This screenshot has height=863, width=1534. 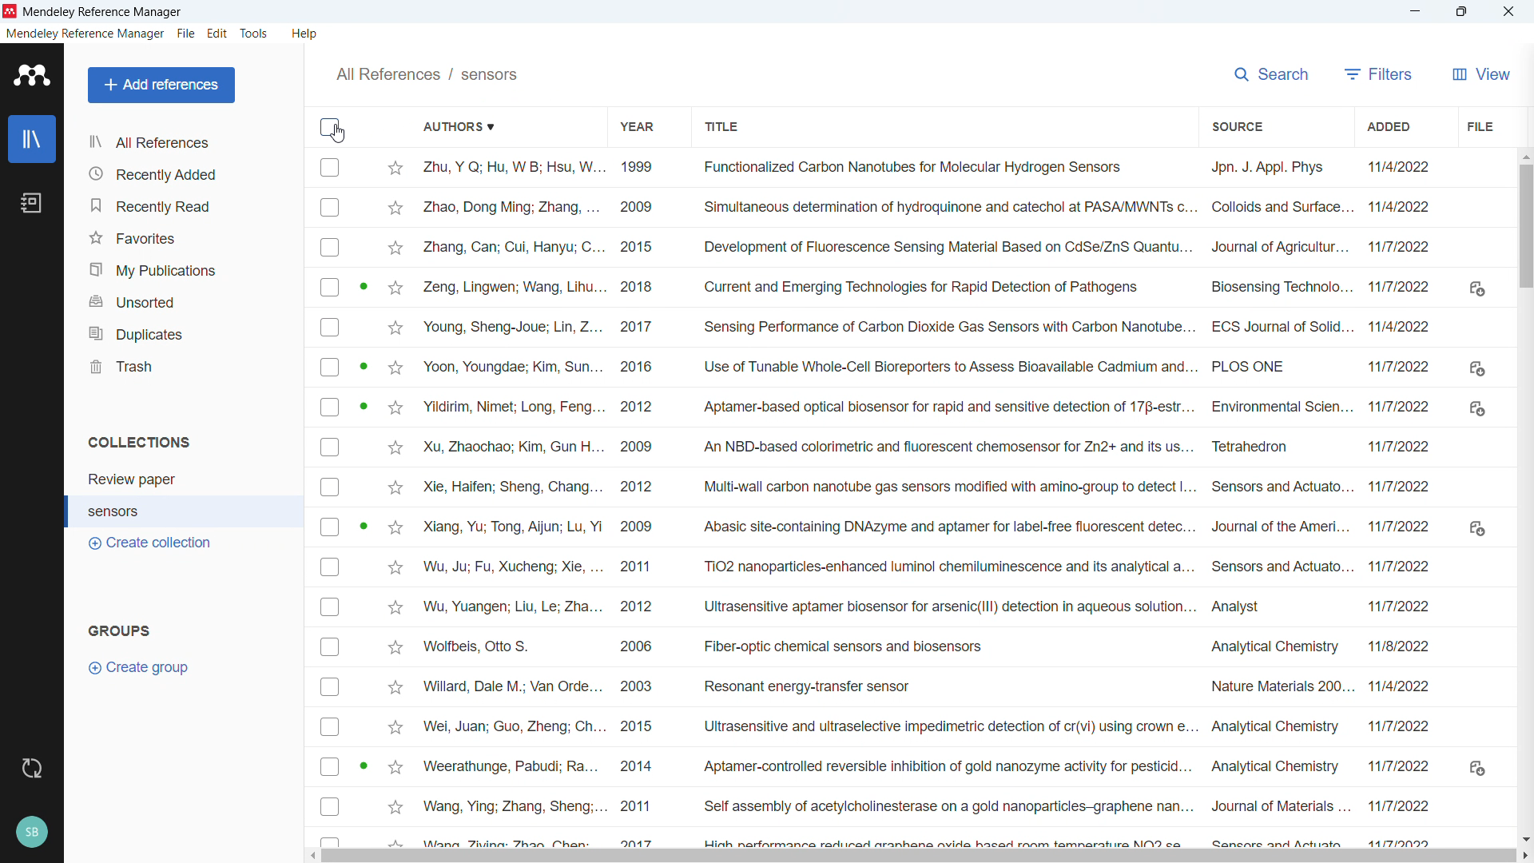 I want to click on mendeley reference manager, so click(x=84, y=34).